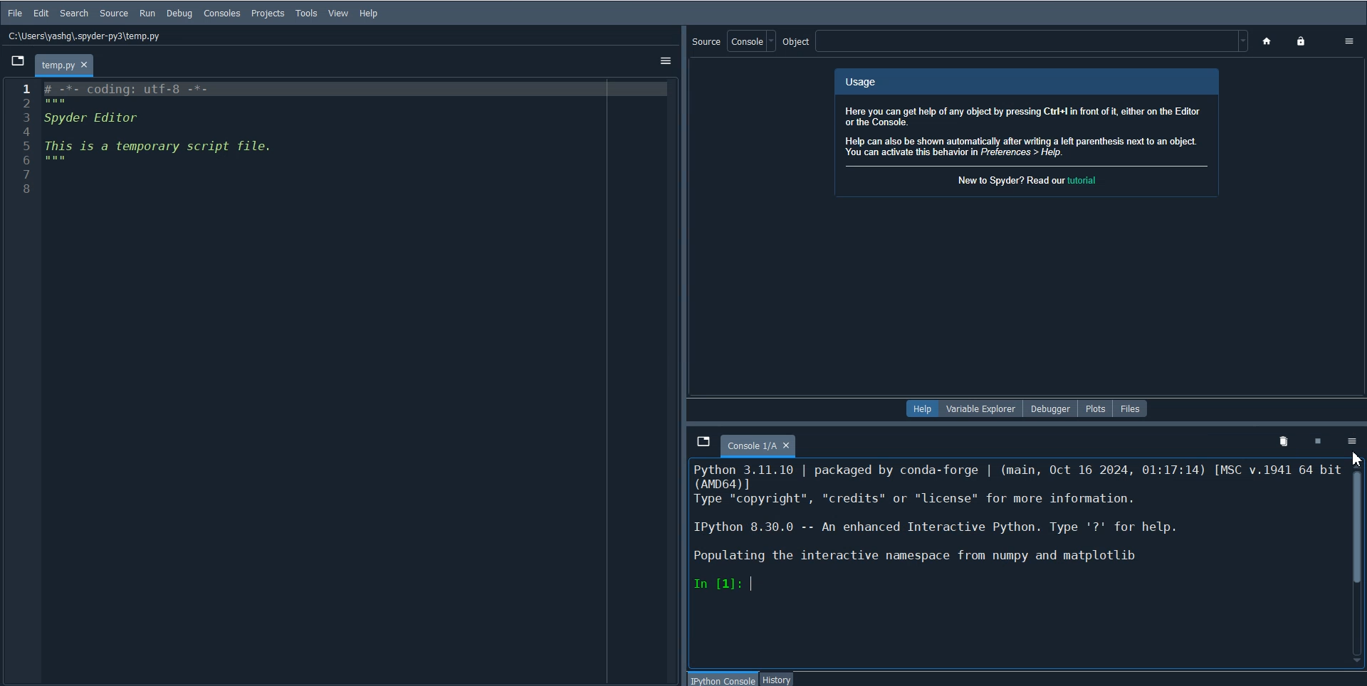 This screenshot has width=1367, height=686. Describe the element at coordinates (1027, 116) in the screenshot. I see `UsageHere you can get help of any object by pressing Ctri+l in front of it, either on the Editoror the Console.Help can also be shown automatically after writing a left parenthesis next to an objectYou can activate this behavior in Preferences > Help.` at that location.